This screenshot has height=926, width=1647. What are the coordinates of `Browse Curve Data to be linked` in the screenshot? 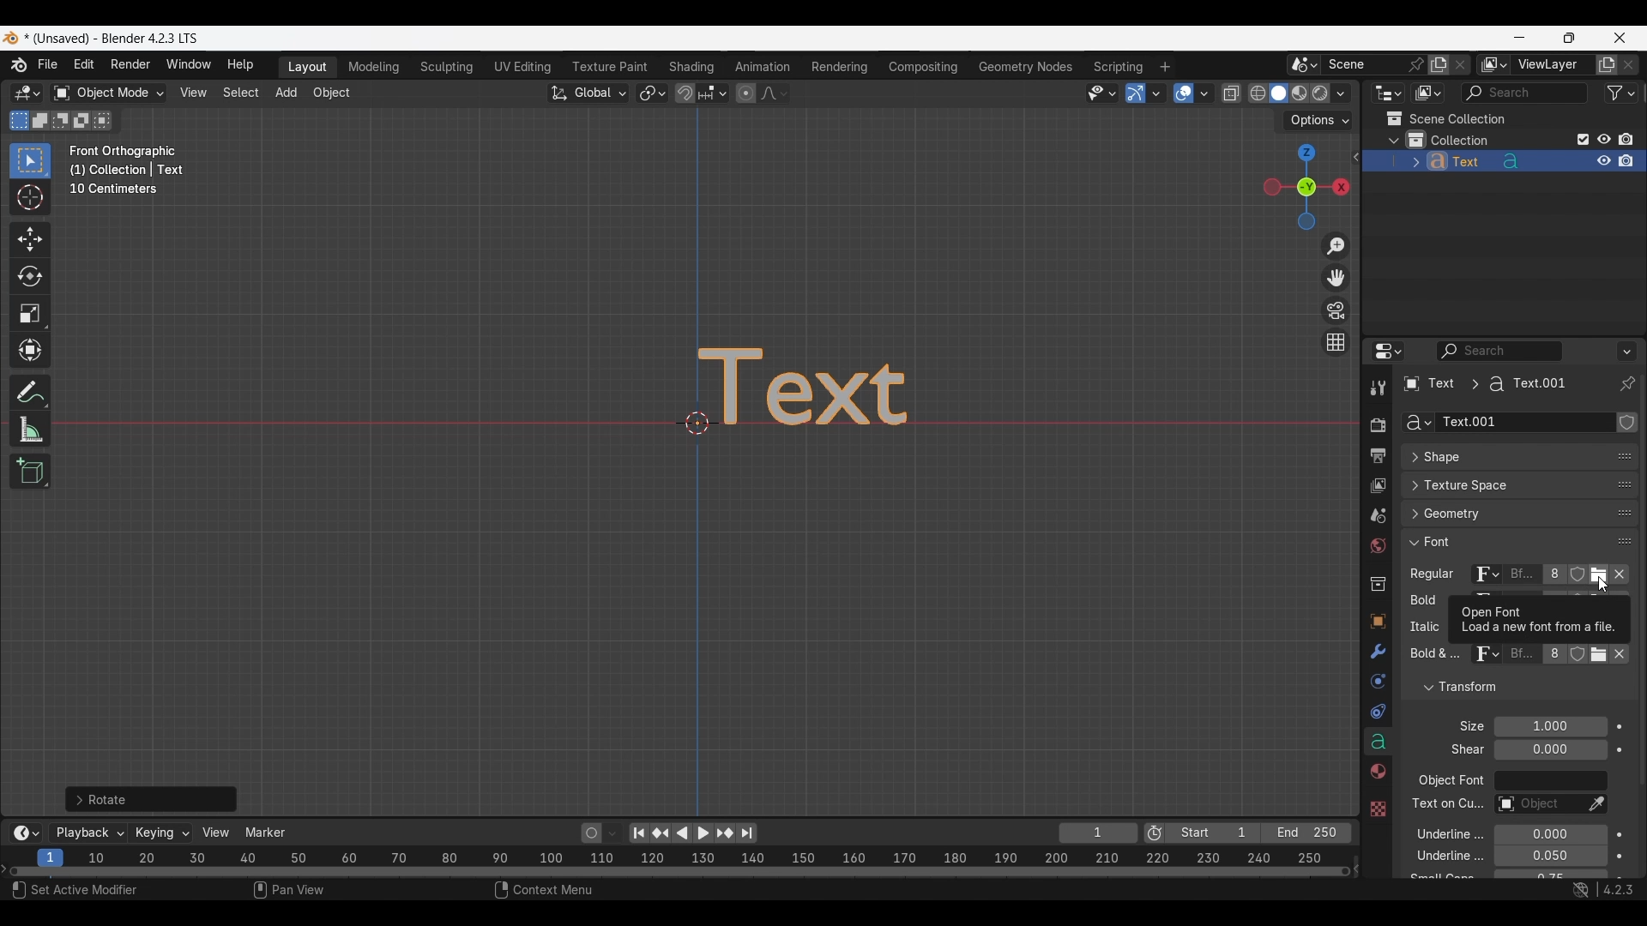 It's located at (1416, 423).